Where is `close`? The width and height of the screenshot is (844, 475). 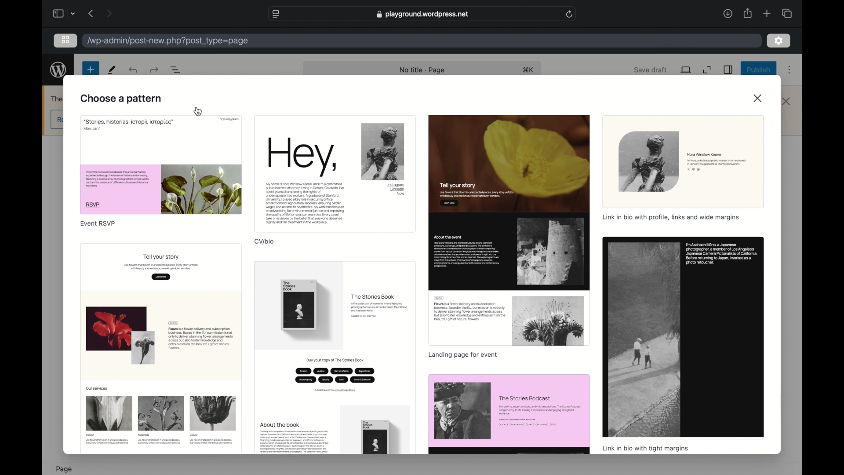 close is located at coordinates (759, 98).